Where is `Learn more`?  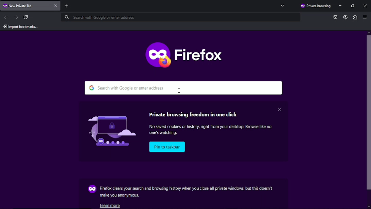 Learn more is located at coordinates (112, 205).